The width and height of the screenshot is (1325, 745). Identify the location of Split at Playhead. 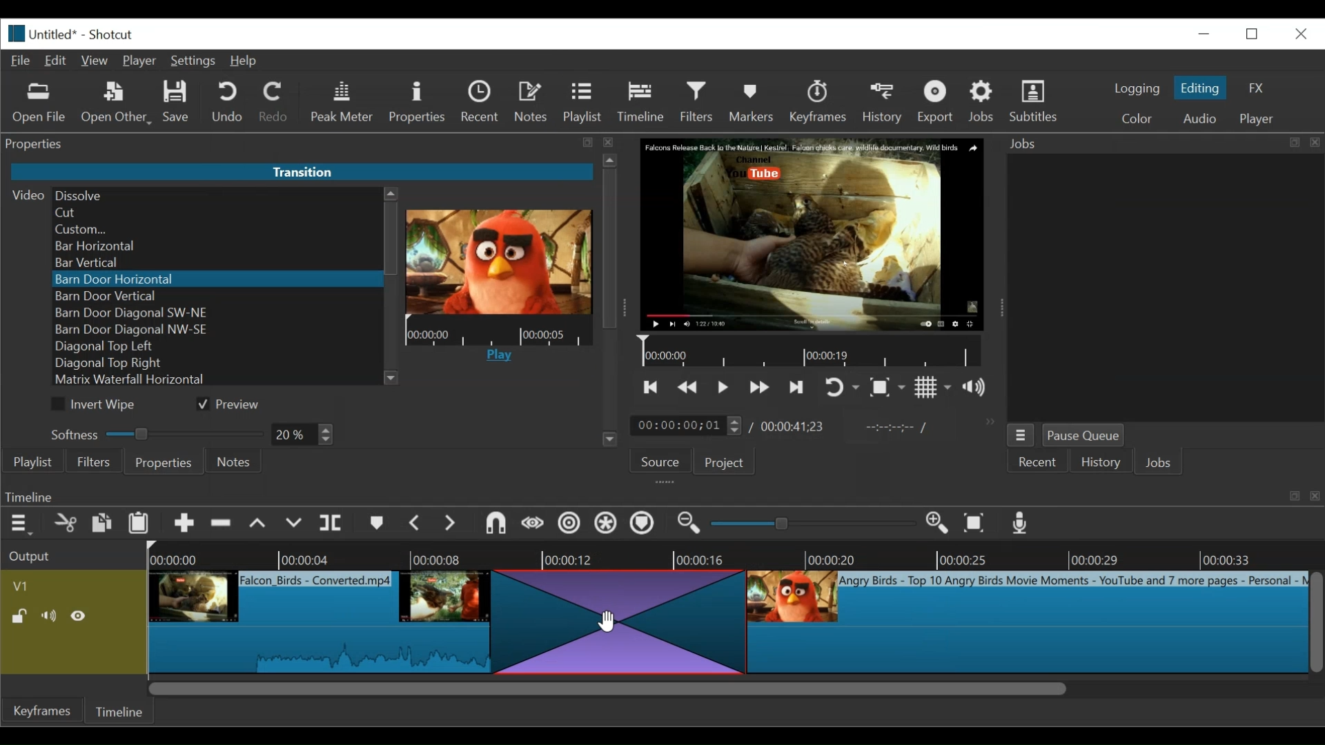
(333, 522).